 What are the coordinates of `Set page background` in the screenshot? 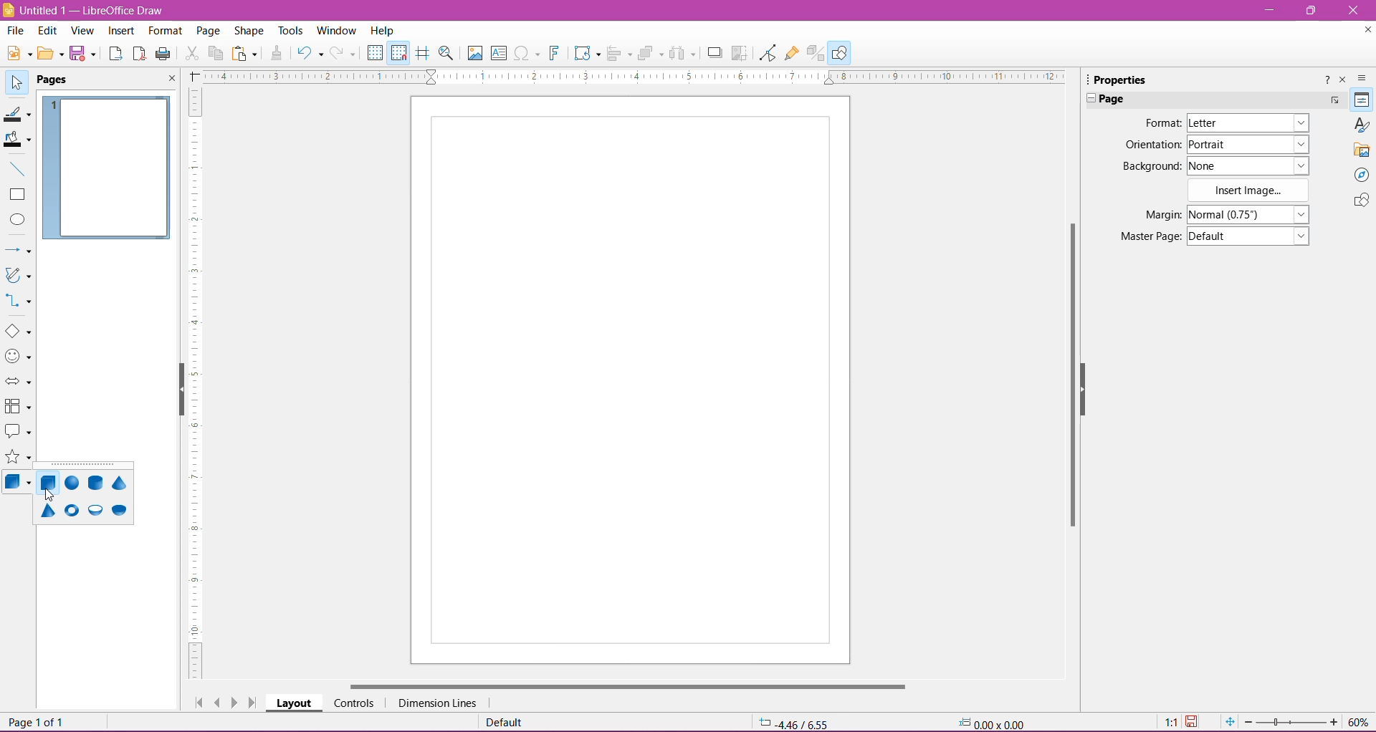 It's located at (1248, 165).